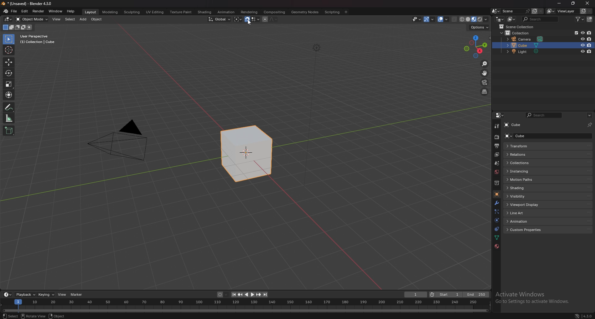  I want to click on uv editing, so click(154, 12).